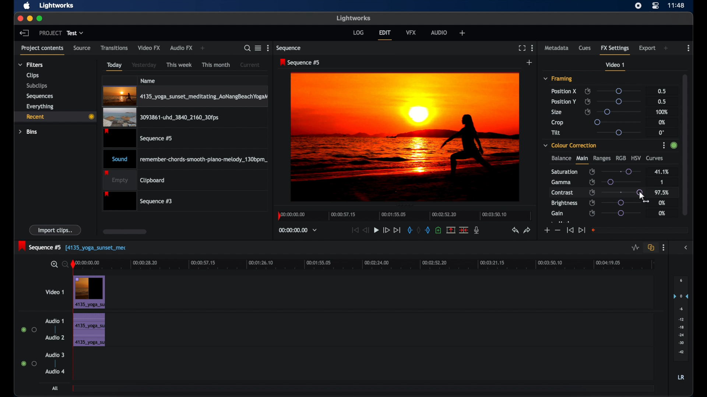 The image size is (707, 397). I want to click on this month, so click(216, 65).